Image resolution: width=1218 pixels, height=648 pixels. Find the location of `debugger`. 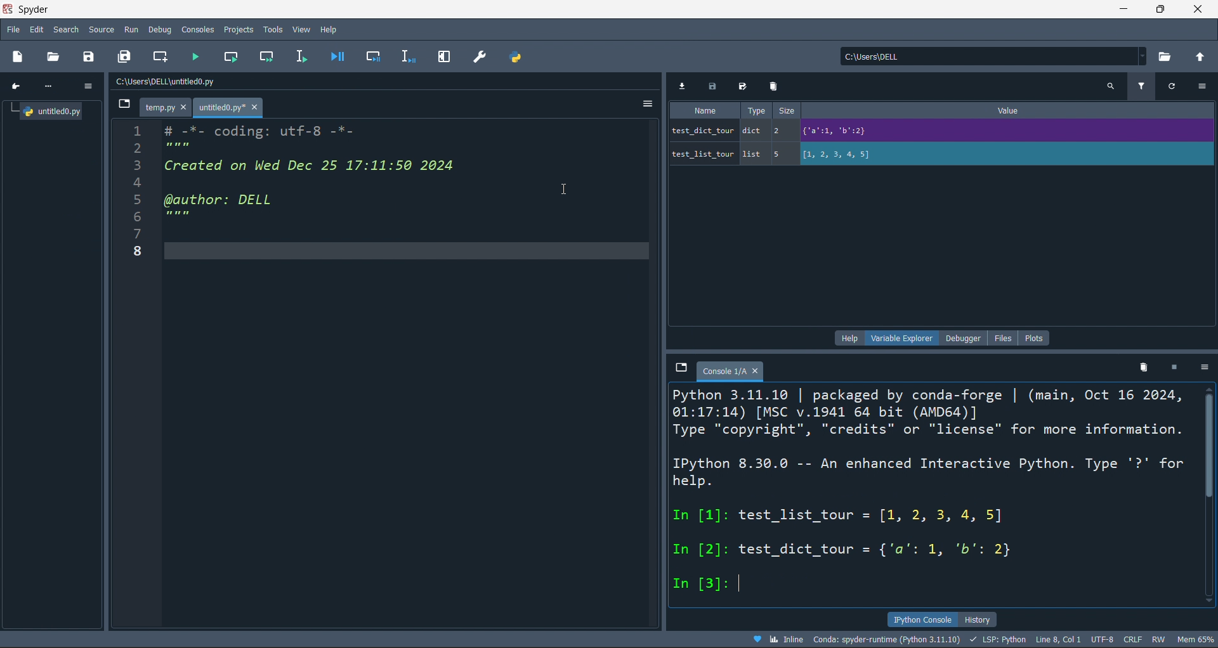

debugger is located at coordinates (965, 337).